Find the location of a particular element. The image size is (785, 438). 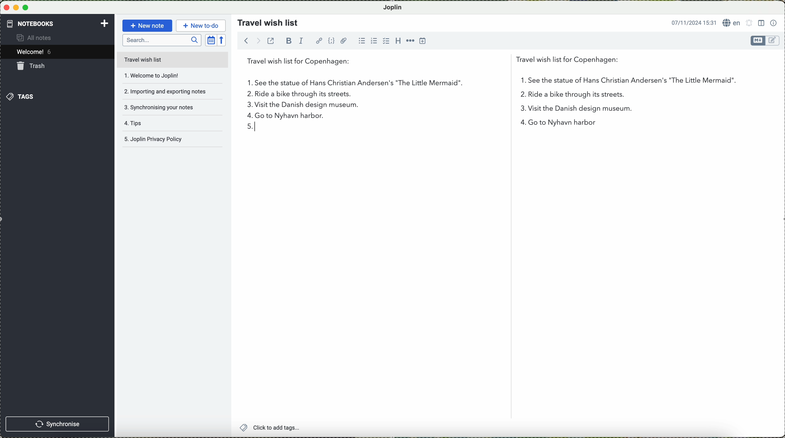

minimize is located at coordinates (16, 7).